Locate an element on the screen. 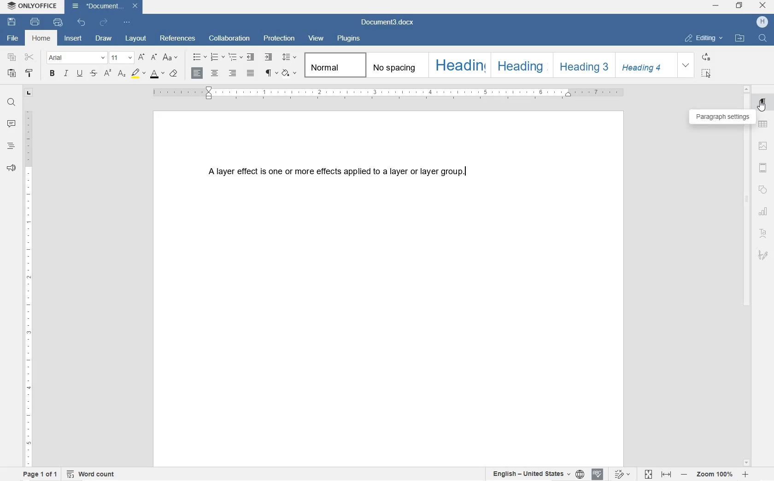 The image size is (774, 481). ITALIC is located at coordinates (66, 74).